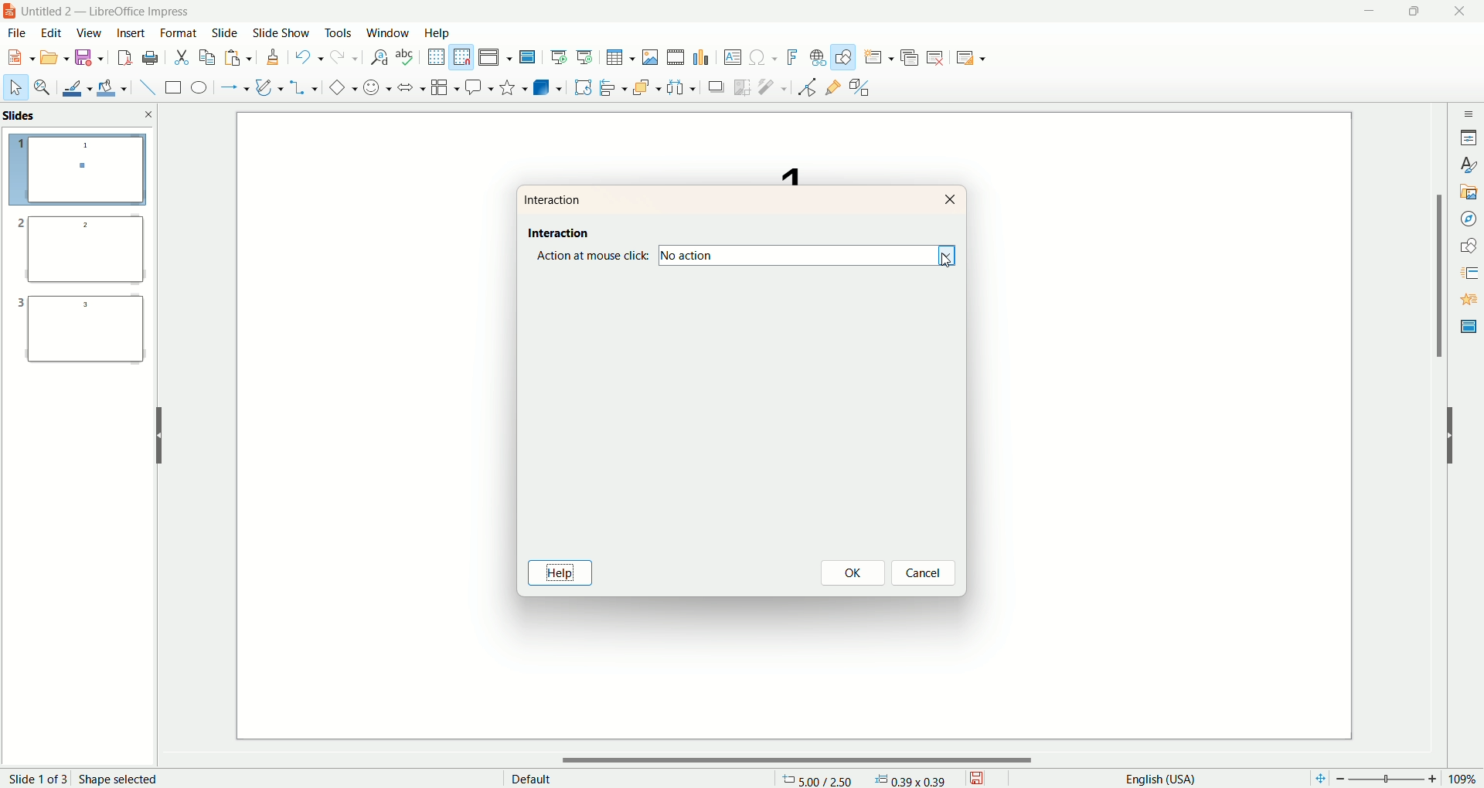 This screenshot has height=788, width=1484. What do you see at coordinates (1369, 12) in the screenshot?
I see `minimize` at bounding box center [1369, 12].